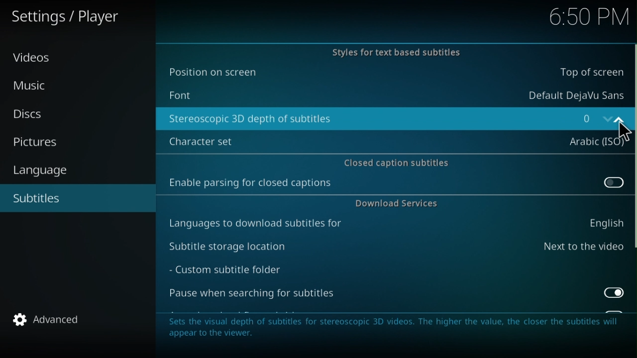  What do you see at coordinates (395, 224) in the screenshot?
I see `Languages to download subtitles for` at bounding box center [395, 224].